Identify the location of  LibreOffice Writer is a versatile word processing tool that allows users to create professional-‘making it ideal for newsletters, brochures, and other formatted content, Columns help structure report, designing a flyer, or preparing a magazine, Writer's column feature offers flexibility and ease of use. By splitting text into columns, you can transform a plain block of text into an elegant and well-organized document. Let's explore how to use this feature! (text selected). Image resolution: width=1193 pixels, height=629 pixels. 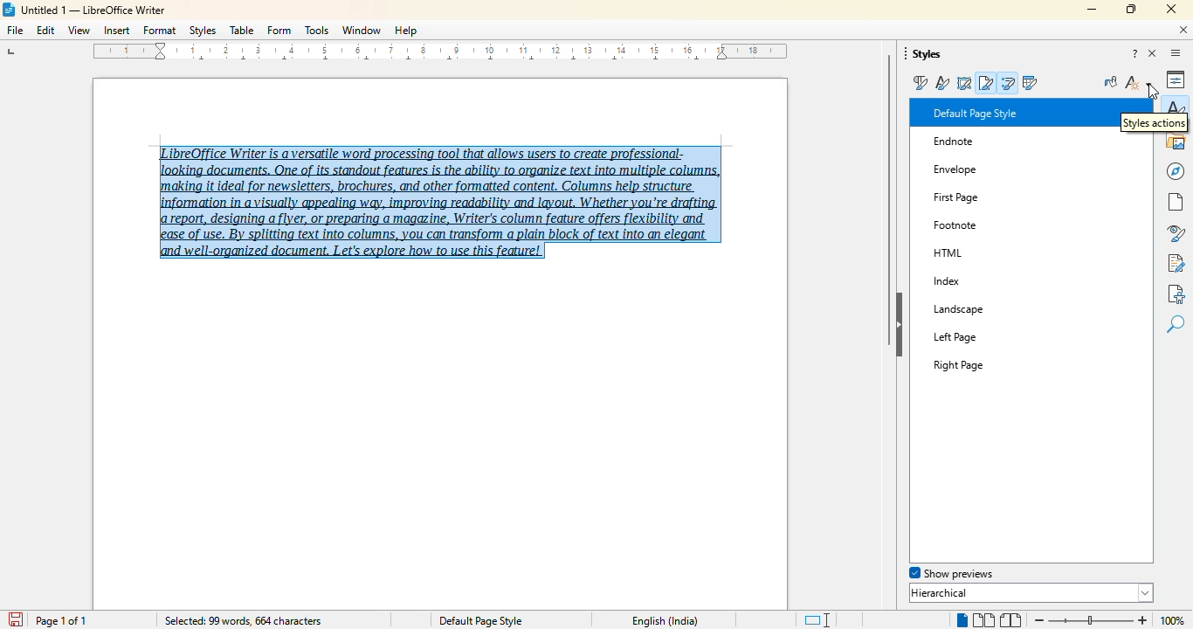
(439, 197).